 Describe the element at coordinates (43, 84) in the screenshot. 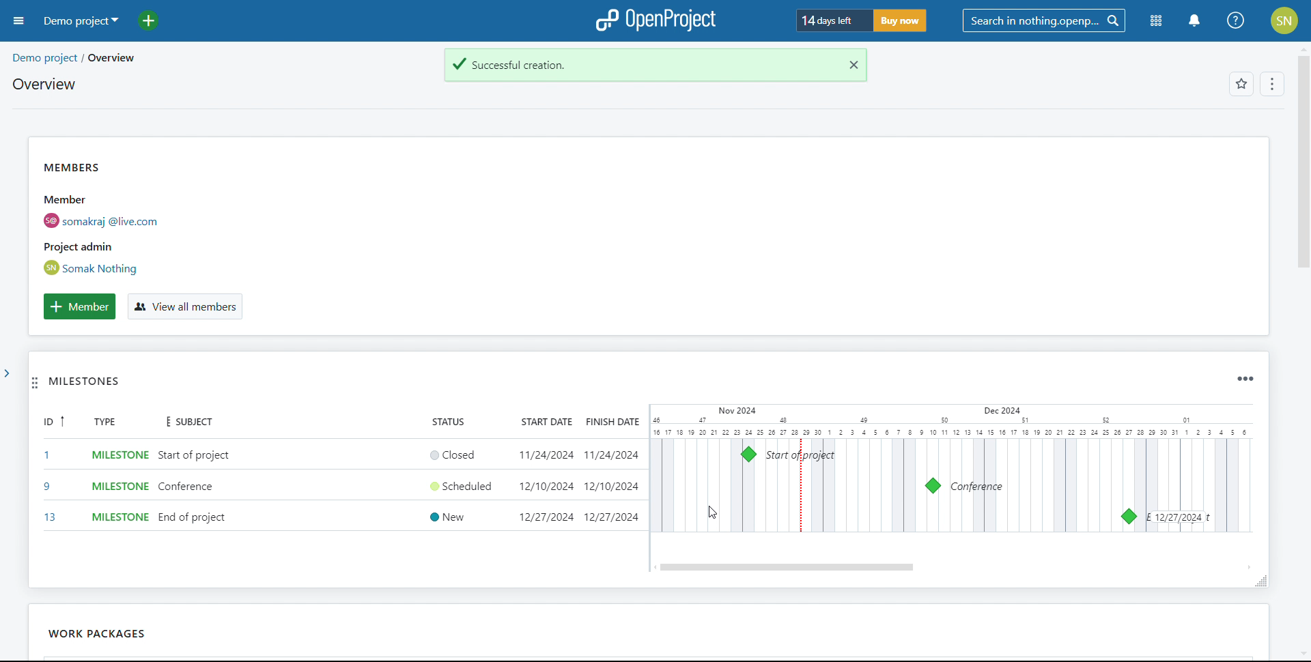

I see `overview` at that location.